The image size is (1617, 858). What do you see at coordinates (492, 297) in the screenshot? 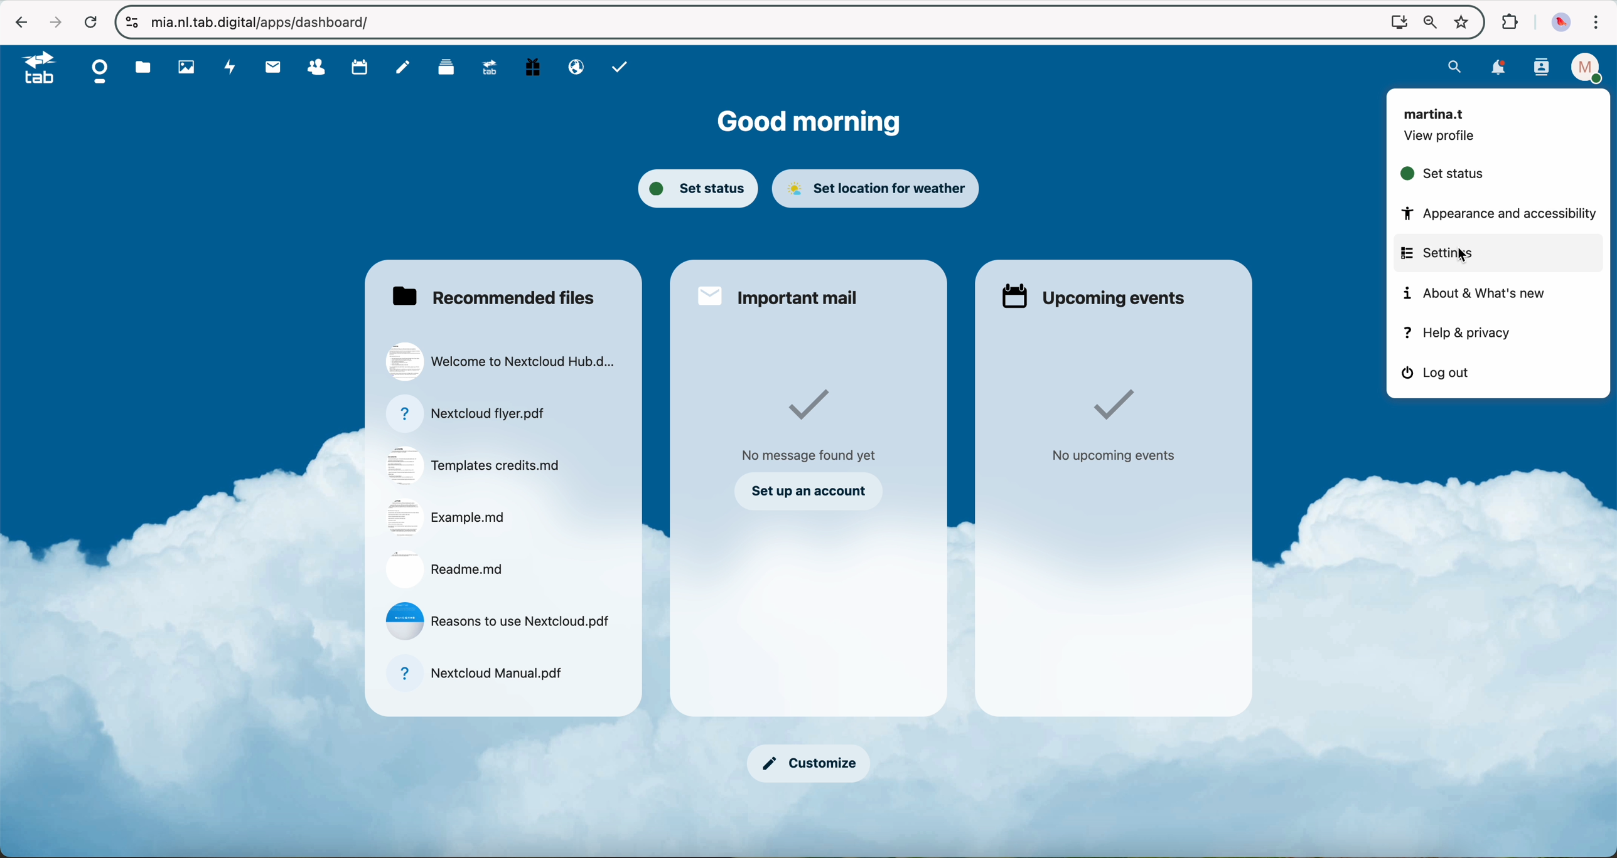
I see `recommended files` at bounding box center [492, 297].